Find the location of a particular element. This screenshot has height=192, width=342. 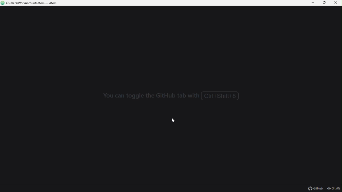

minimize is located at coordinates (313, 3).